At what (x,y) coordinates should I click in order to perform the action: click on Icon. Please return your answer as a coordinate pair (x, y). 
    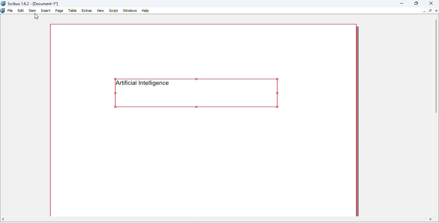
    Looking at the image, I should click on (3, 11).